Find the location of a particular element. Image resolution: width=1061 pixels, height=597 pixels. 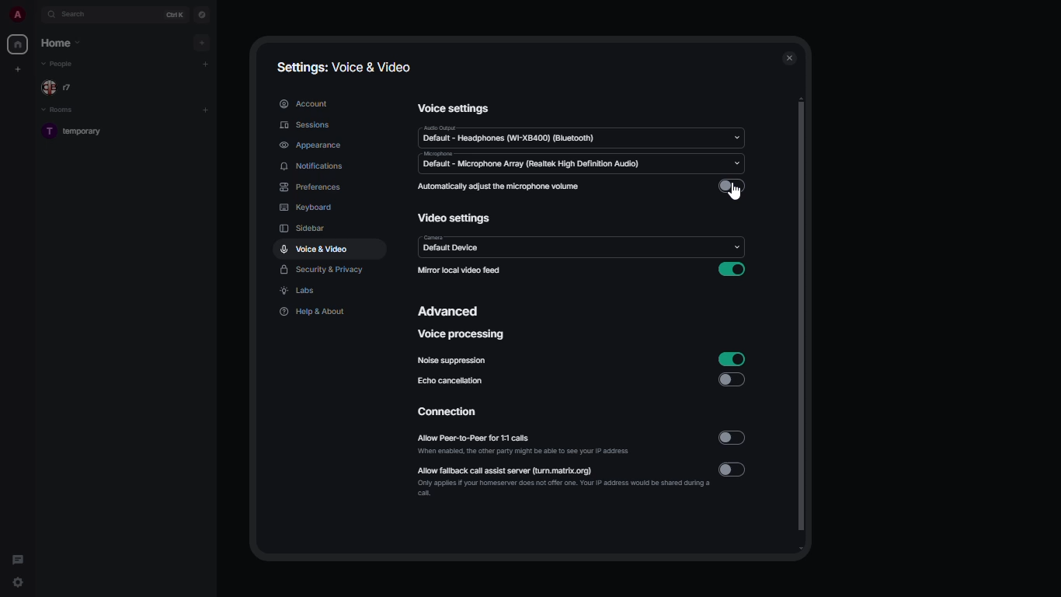

preferences is located at coordinates (312, 188).